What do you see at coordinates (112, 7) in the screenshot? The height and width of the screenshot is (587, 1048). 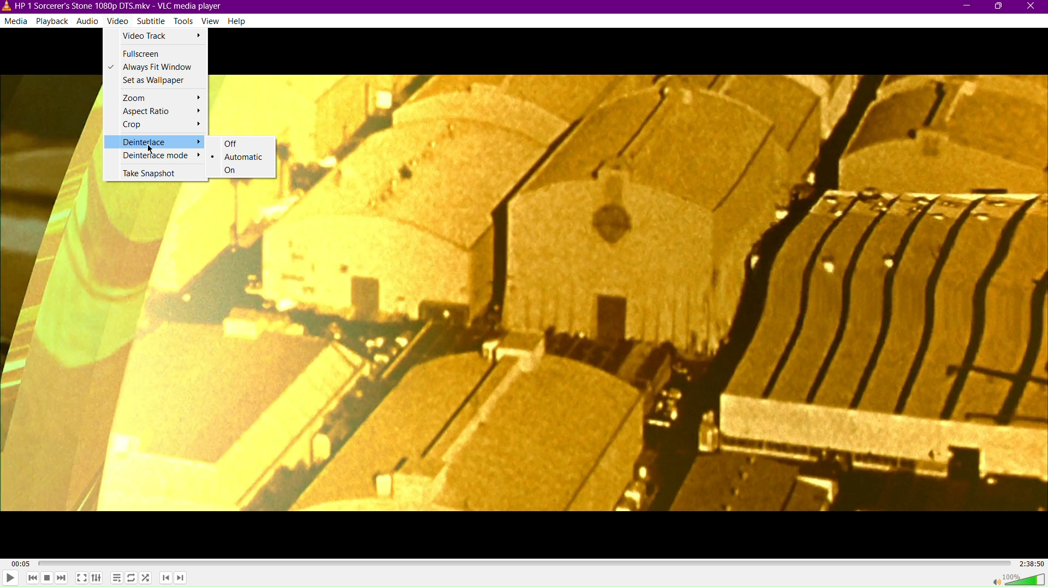 I see `HP | Sorcerer's Stone1080p DTS.mkv-VLC media player` at bounding box center [112, 7].